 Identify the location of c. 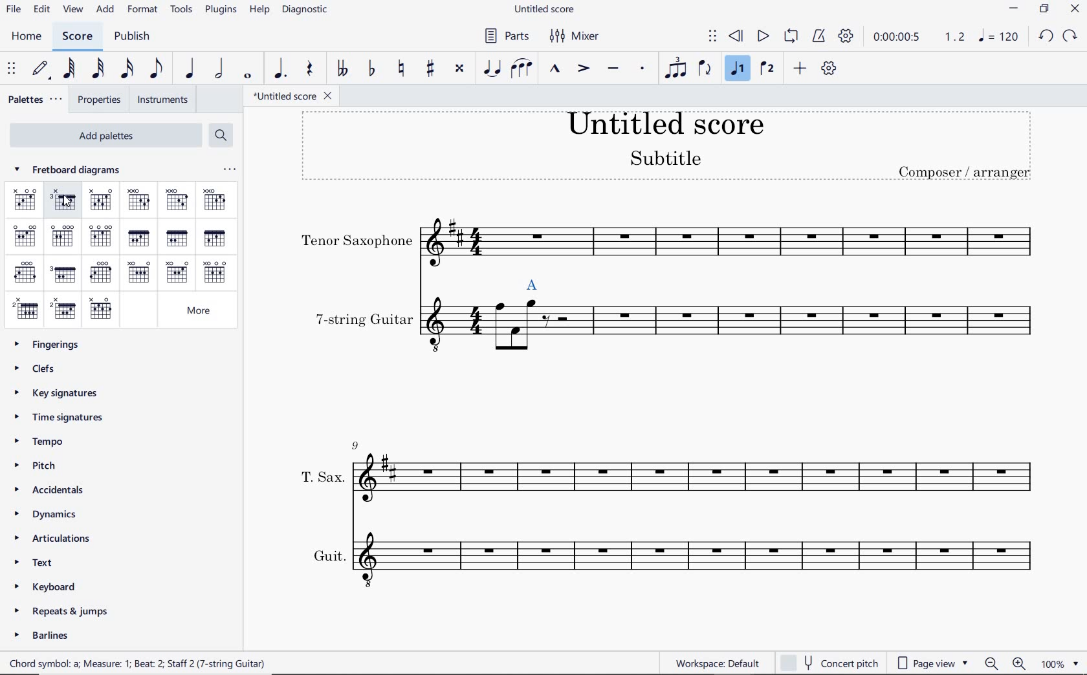
(25, 200).